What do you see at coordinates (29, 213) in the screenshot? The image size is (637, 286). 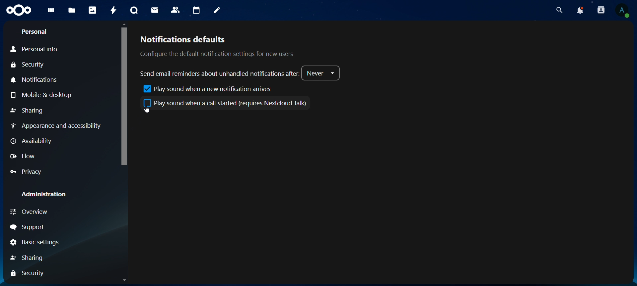 I see `Overview` at bounding box center [29, 213].